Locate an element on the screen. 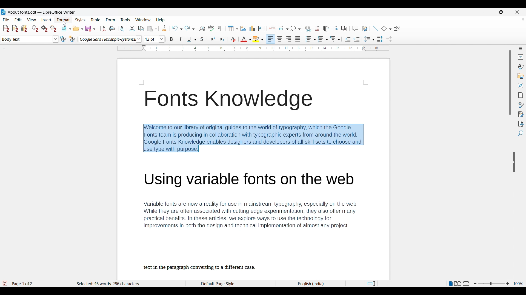 The height and width of the screenshot is (295, 526). Insert endnote is located at coordinates (326, 29).